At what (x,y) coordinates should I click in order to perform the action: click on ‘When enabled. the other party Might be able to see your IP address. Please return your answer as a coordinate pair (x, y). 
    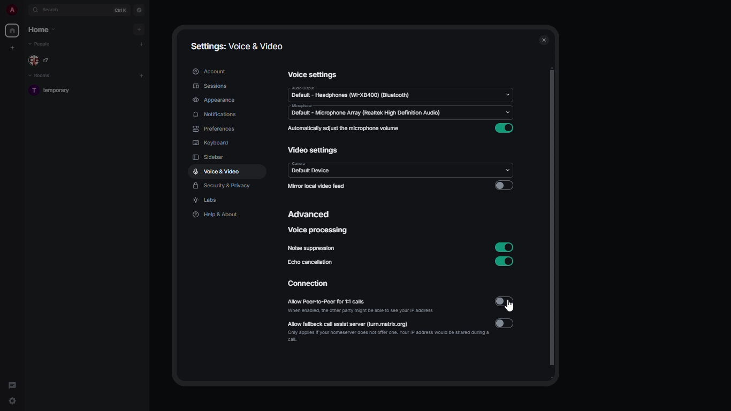
    Looking at the image, I should click on (375, 311).